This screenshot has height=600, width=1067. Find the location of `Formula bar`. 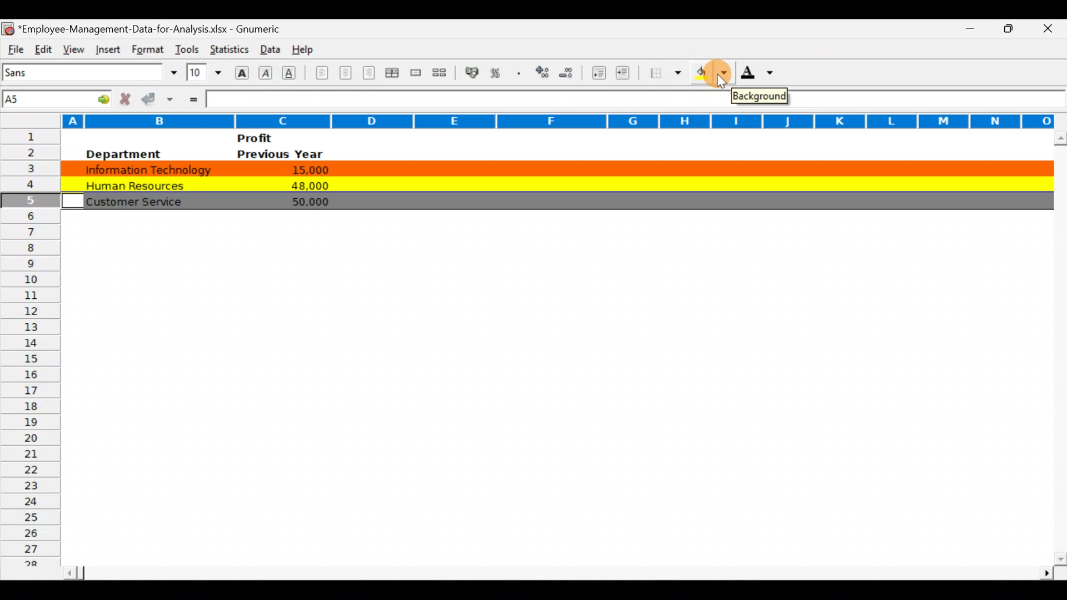

Formula bar is located at coordinates (463, 101).